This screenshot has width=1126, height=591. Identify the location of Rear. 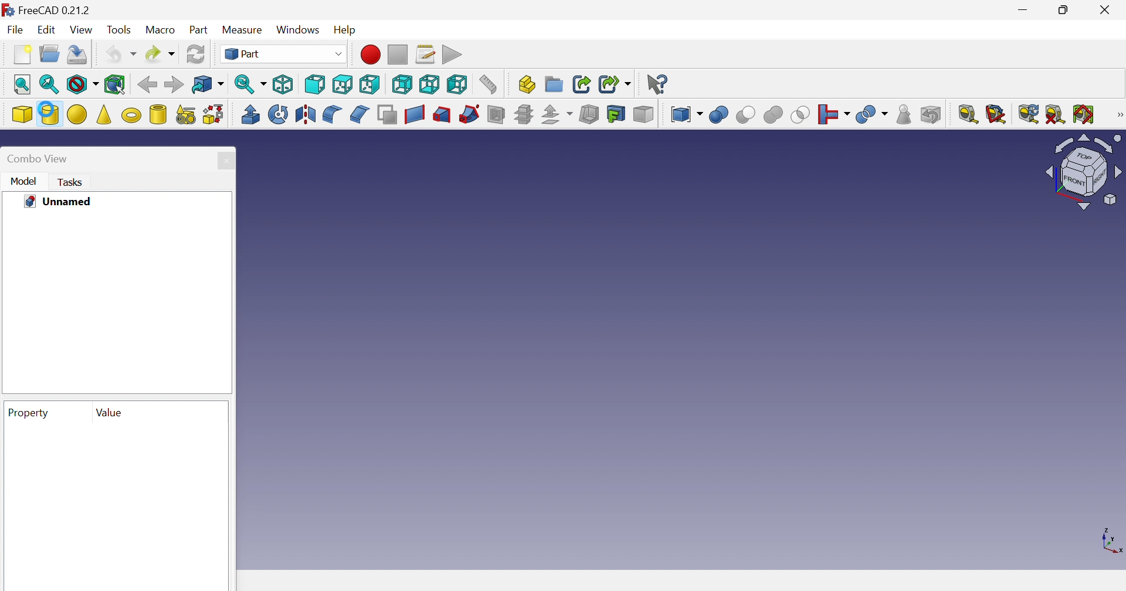
(403, 84).